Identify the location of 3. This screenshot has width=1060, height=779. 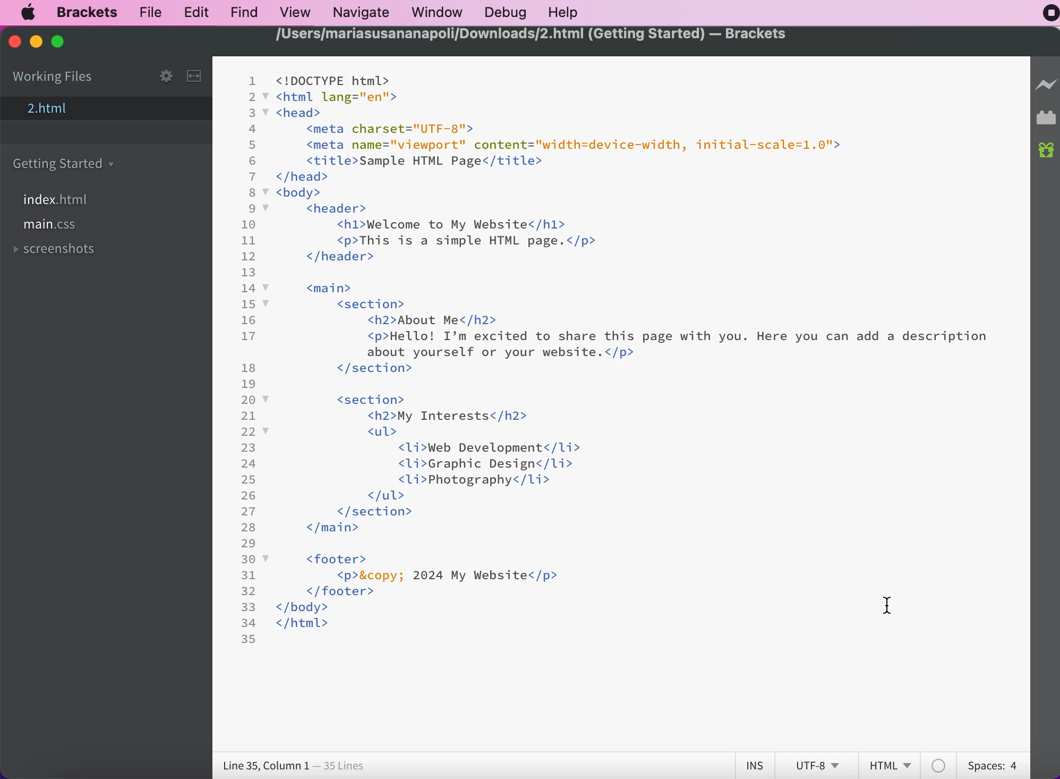
(253, 113).